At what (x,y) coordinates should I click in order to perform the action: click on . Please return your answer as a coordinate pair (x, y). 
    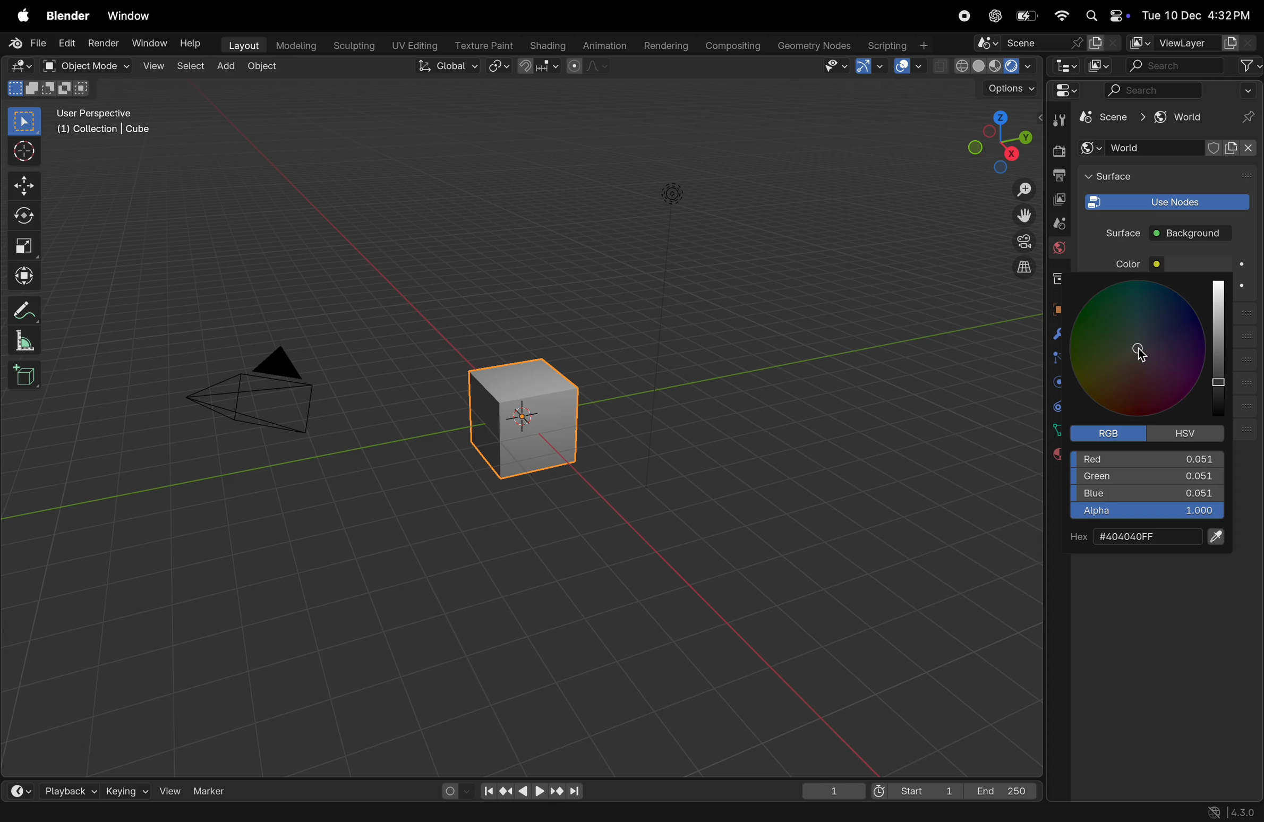
    Looking at the image, I should click on (1183, 90).